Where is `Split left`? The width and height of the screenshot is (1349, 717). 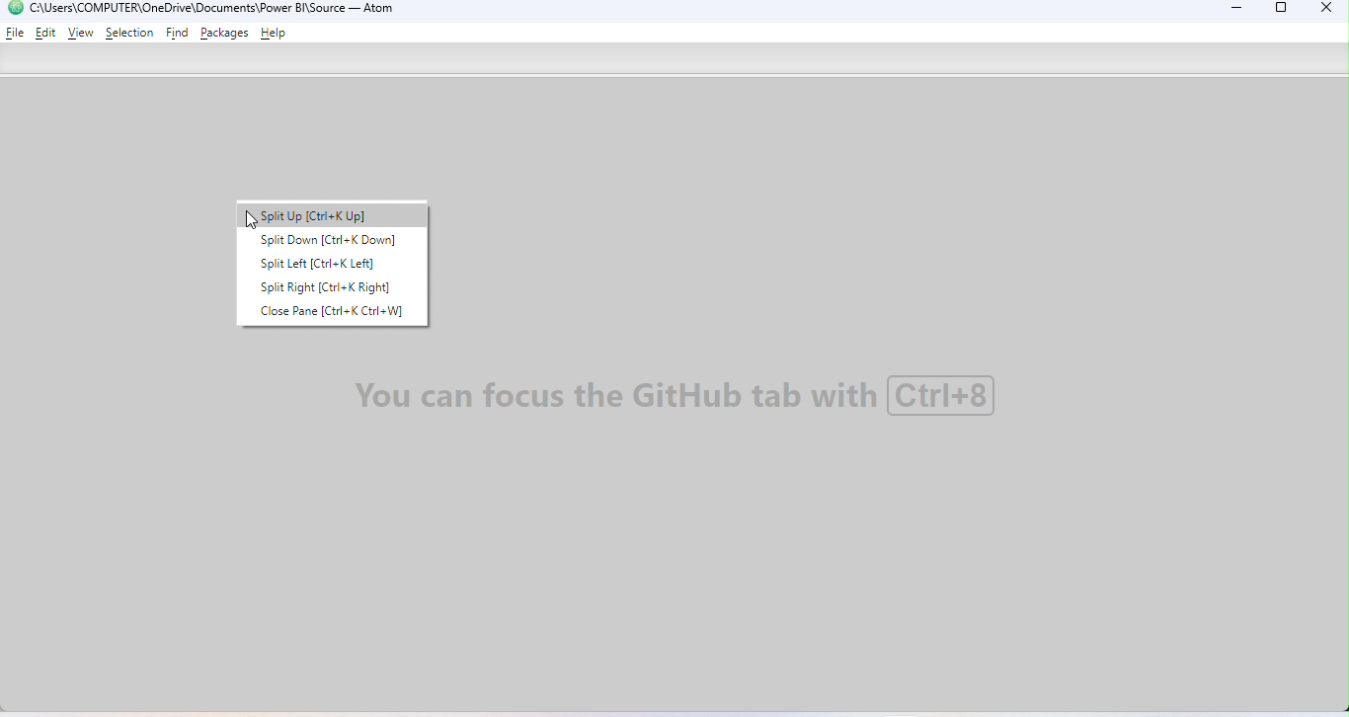 Split left is located at coordinates (323, 266).